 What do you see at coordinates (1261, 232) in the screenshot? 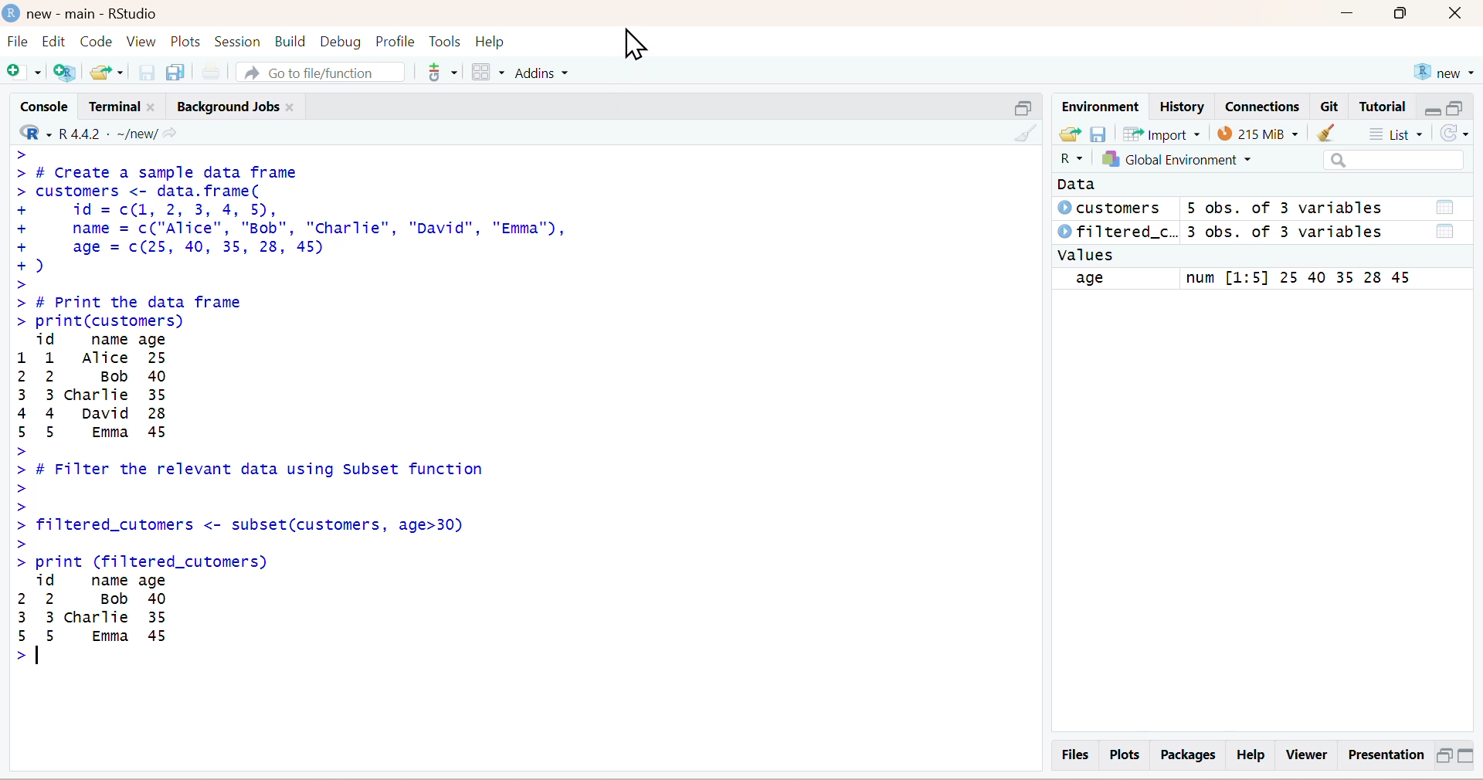
I see `© filtered_c.. 3 obs. of 3 variables` at bounding box center [1261, 232].